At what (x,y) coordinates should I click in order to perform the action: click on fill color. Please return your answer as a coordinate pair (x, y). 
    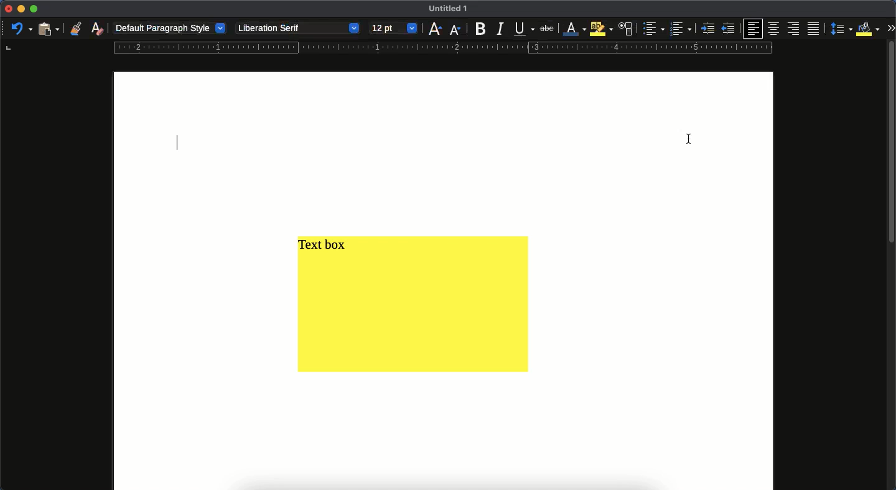
    Looking at the image, I should click on (867, 29).